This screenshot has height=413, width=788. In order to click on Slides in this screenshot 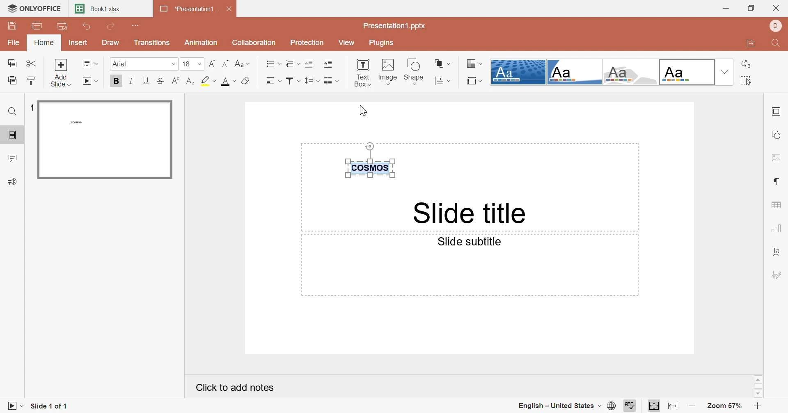, I will do `click(13, 135)`.